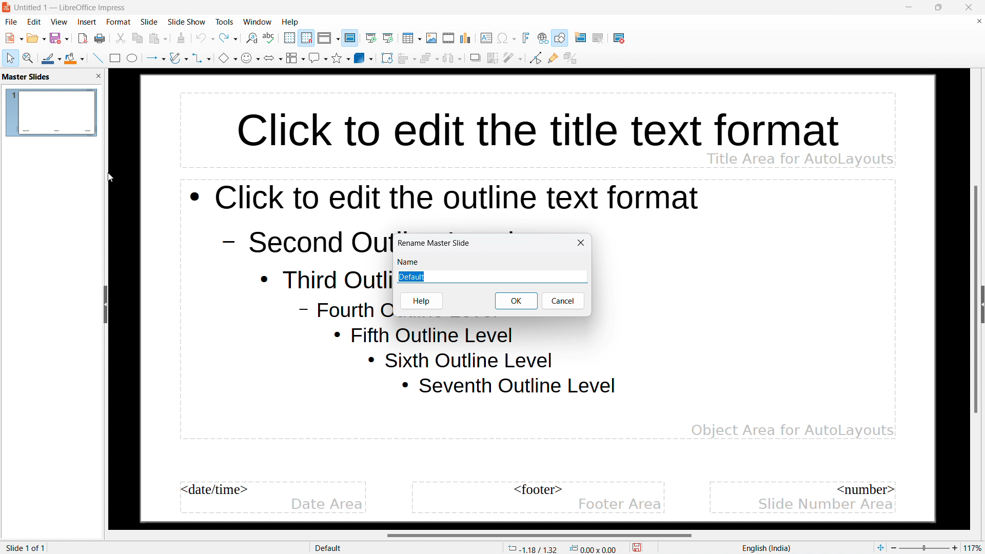 This screenshot has height=554, width=985. Describe the element at coordinates (412, 38) in the screenshot. I see `insert table` at that location.